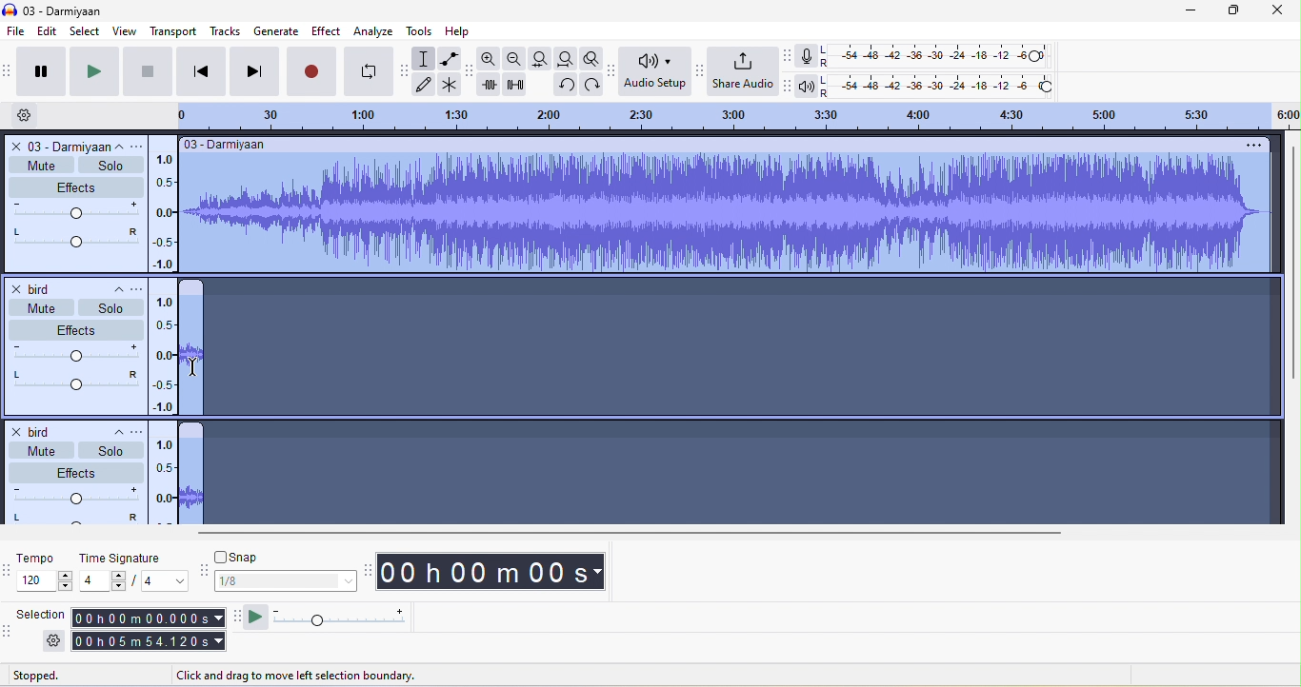 The height and width of the screenshot is (687, 1301). I want to click on effect, so click(74, 188).